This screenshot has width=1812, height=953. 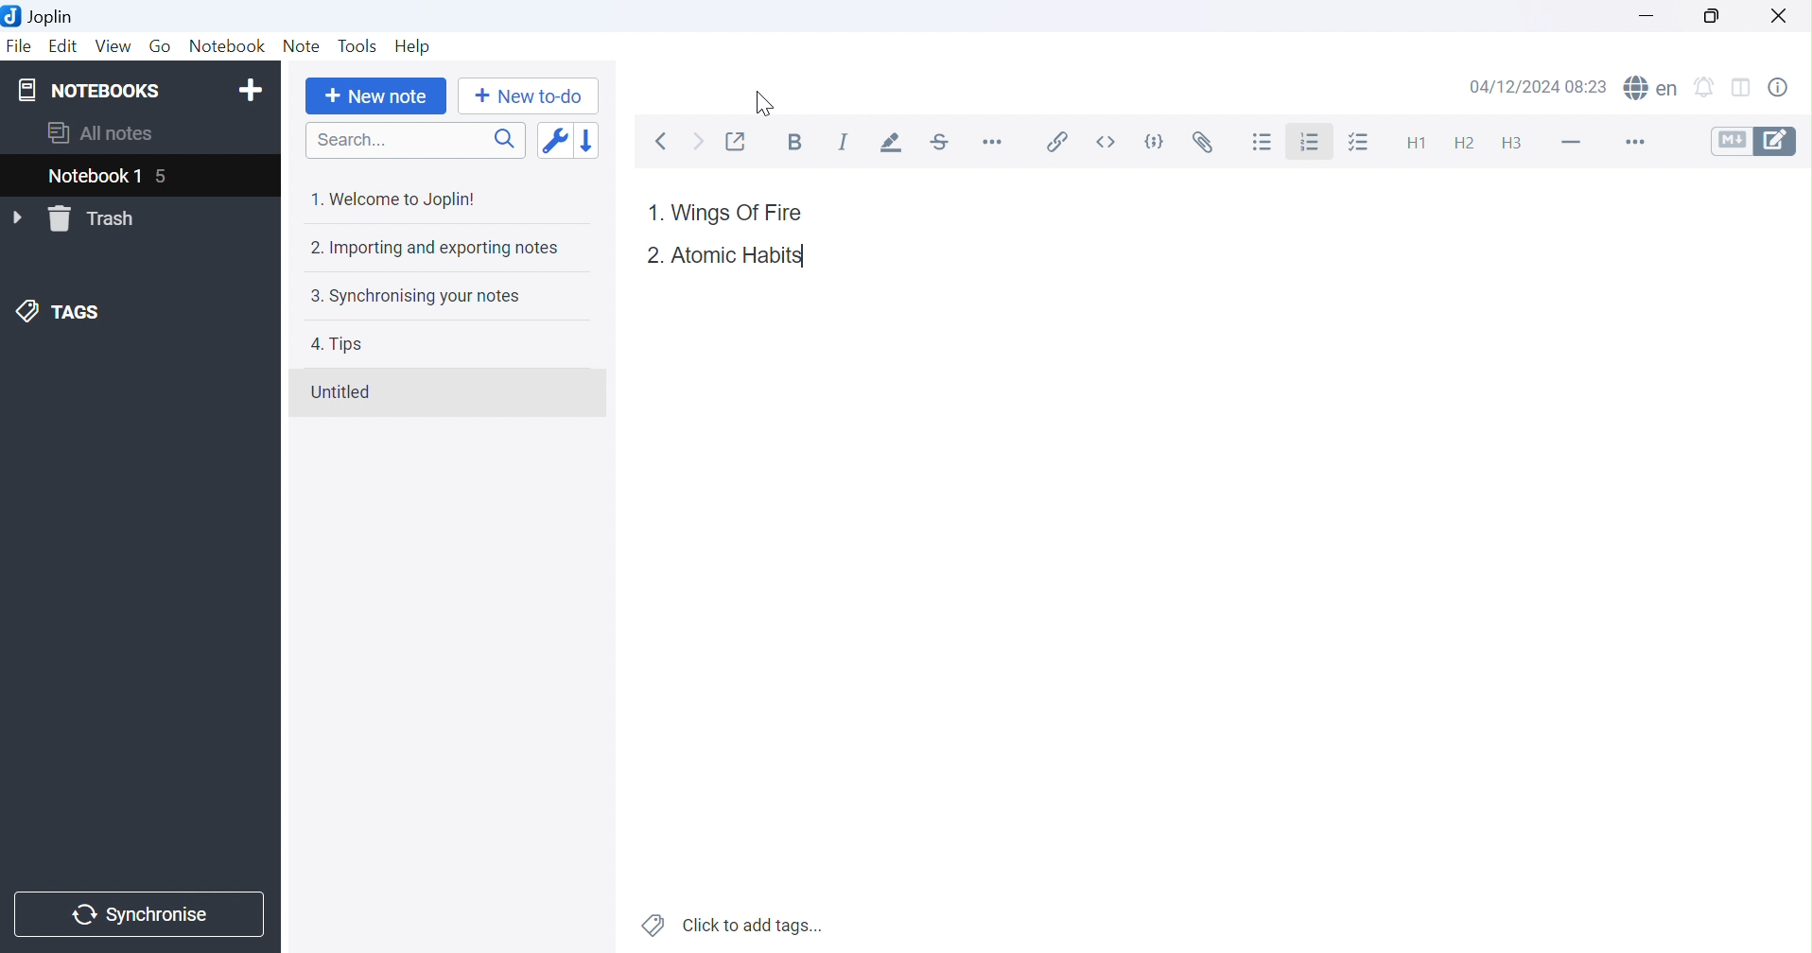 What do you see at coordinates (87, 91) in the screenshot?
I see `NOTEBOOKS` at bounding box center [87, 91].